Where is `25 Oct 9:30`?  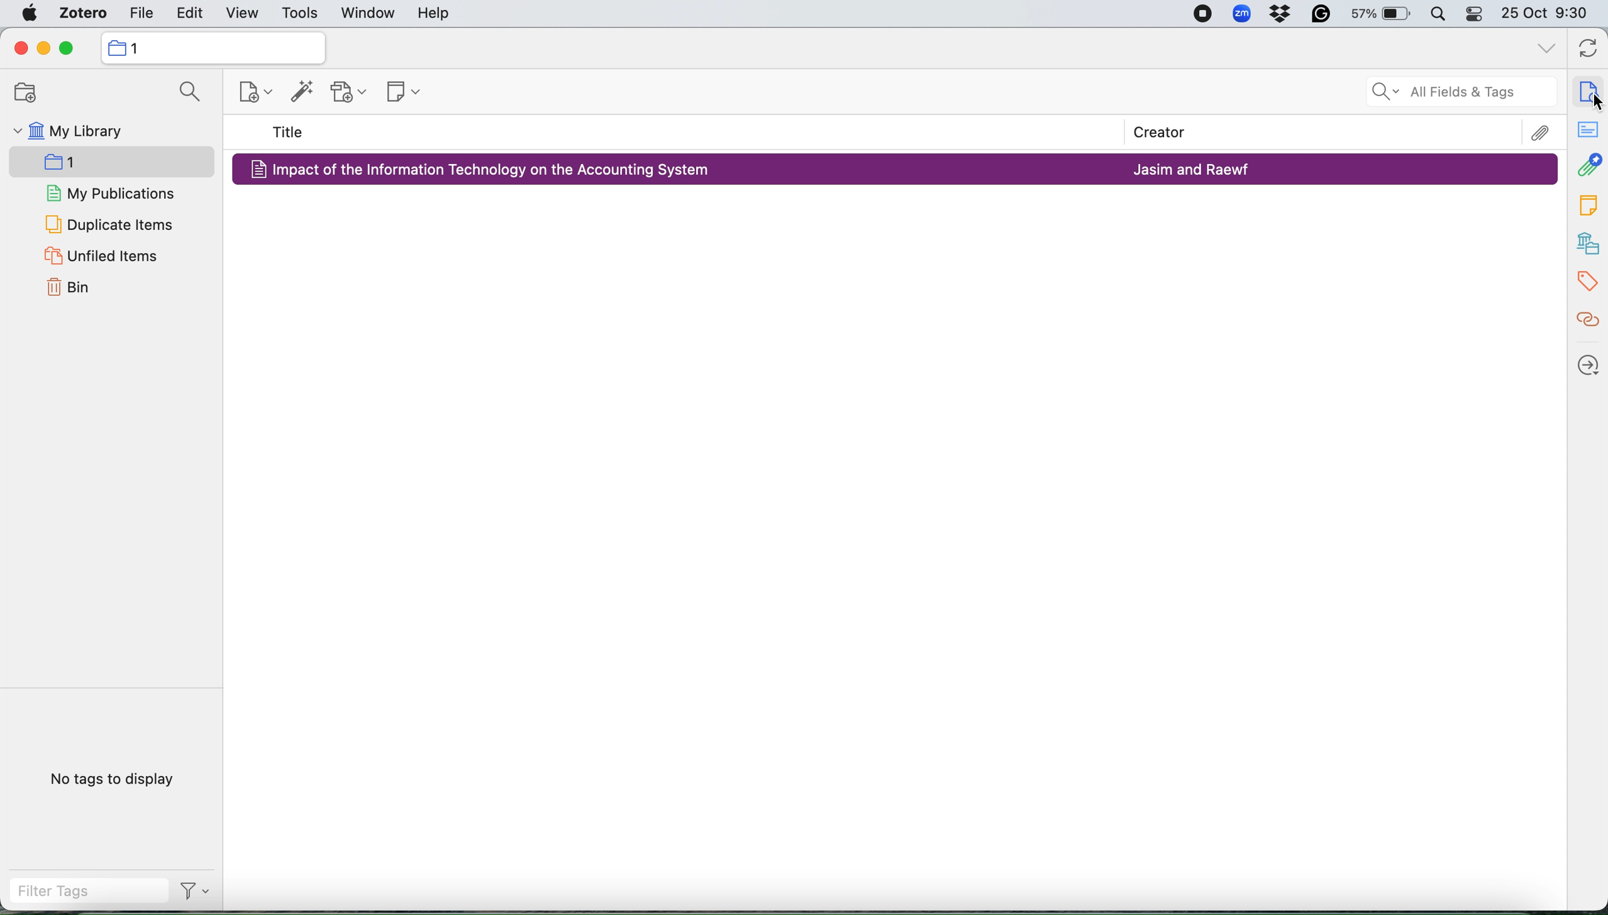
25 Oct 9:30 is located at coordinates (1549, 14).